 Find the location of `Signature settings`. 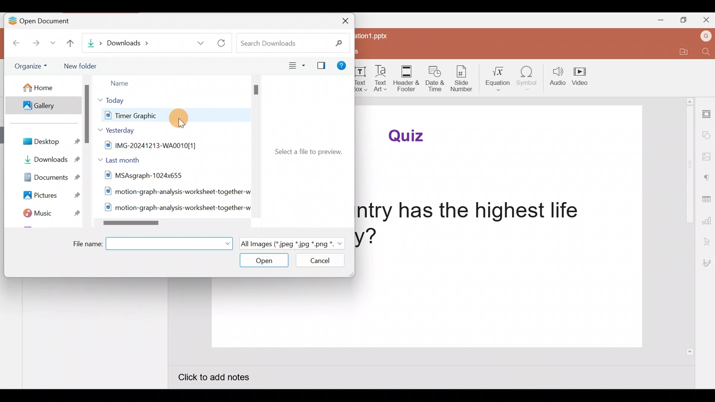

Signature settings is located at coordinates (707, 263).